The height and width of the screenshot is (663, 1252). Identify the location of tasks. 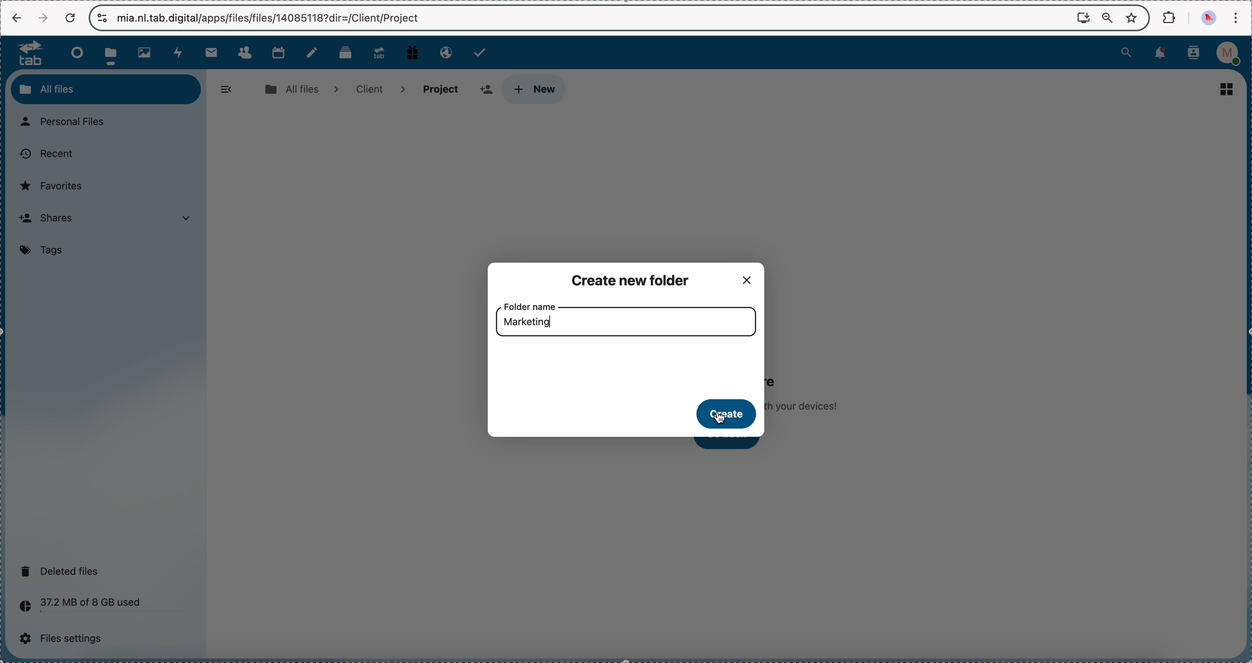
(481, 52).